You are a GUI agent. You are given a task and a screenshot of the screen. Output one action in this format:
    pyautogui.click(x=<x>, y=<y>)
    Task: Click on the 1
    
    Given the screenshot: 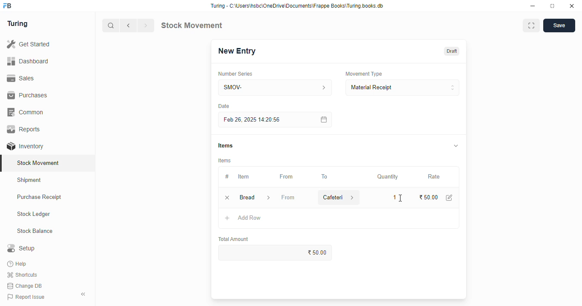 What is the action you would take?
    pyautogui.click(x=393, y=197)
    